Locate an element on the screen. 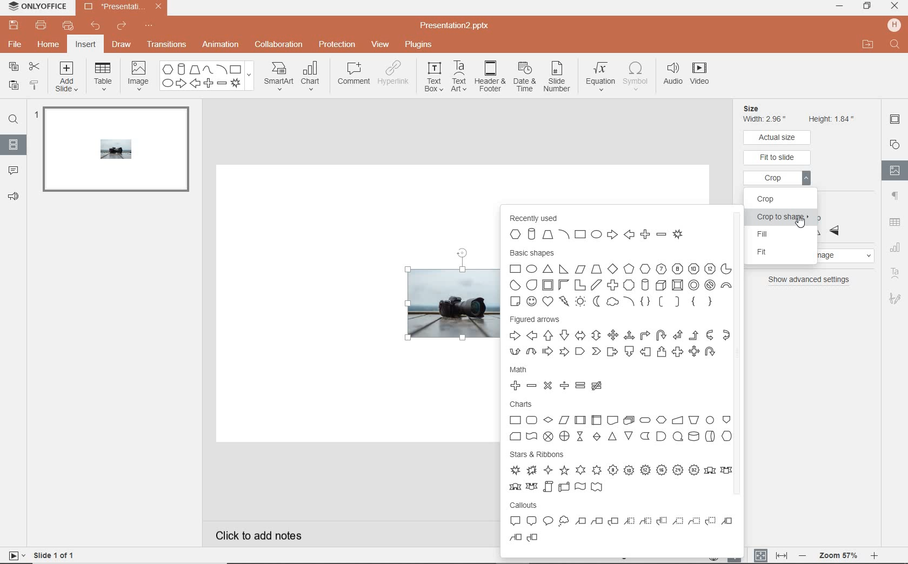  click to add notes is located at coordinates (284, 534).